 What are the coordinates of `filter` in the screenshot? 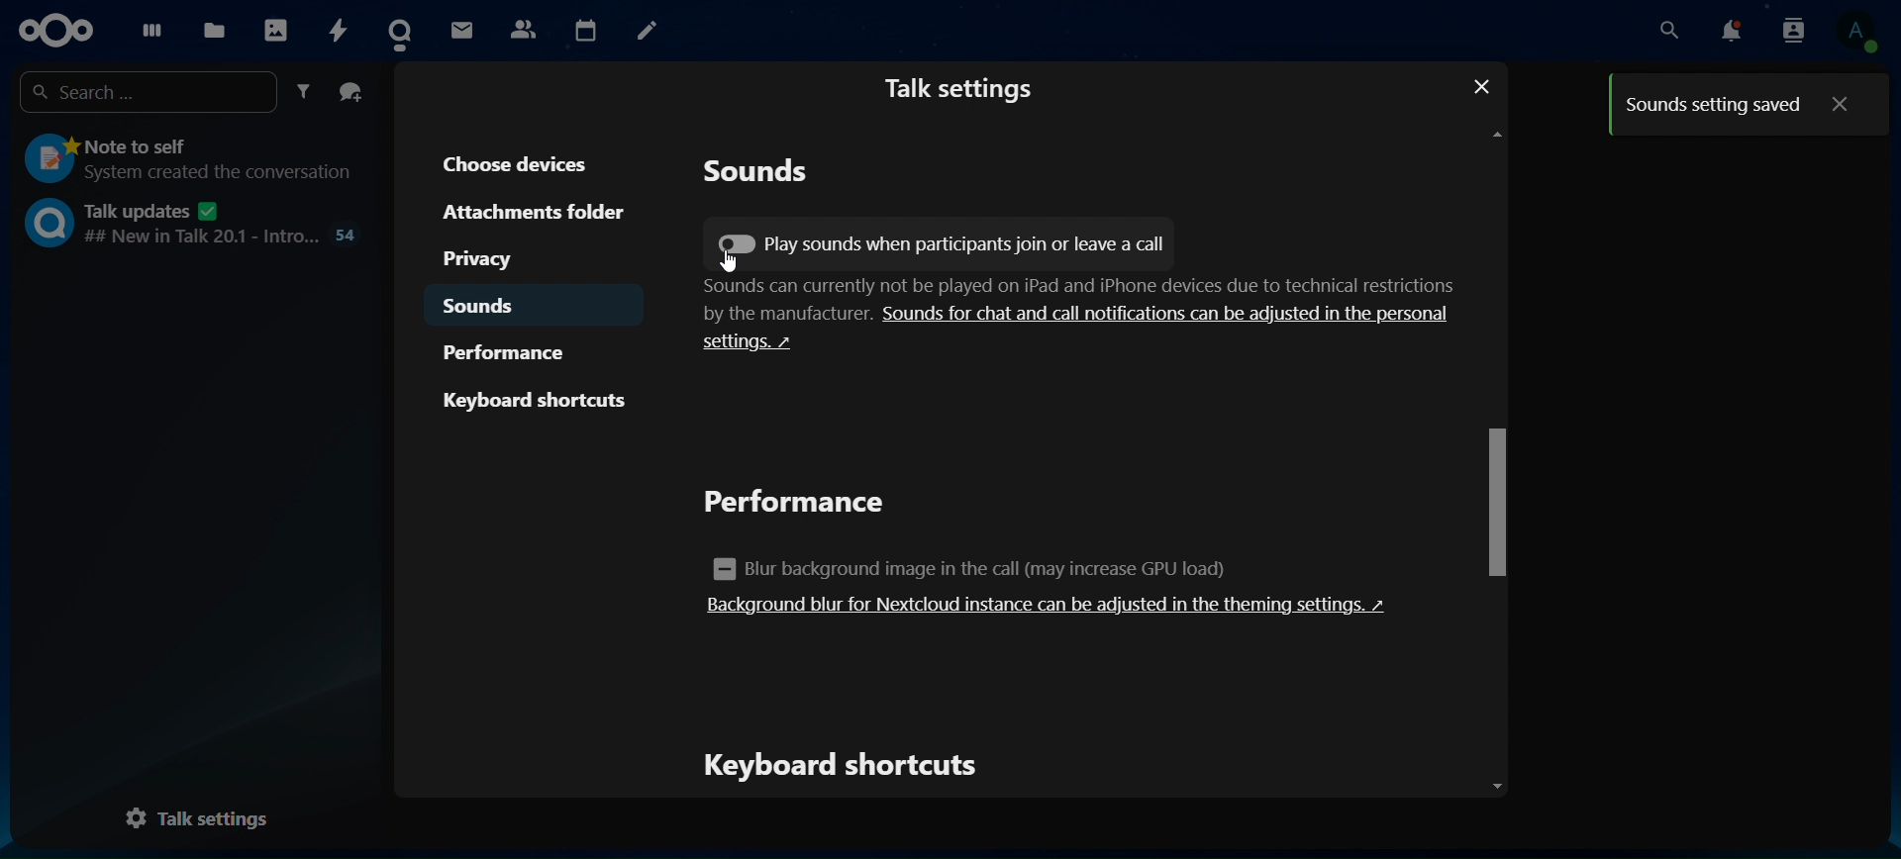 It's located at (304, 93).